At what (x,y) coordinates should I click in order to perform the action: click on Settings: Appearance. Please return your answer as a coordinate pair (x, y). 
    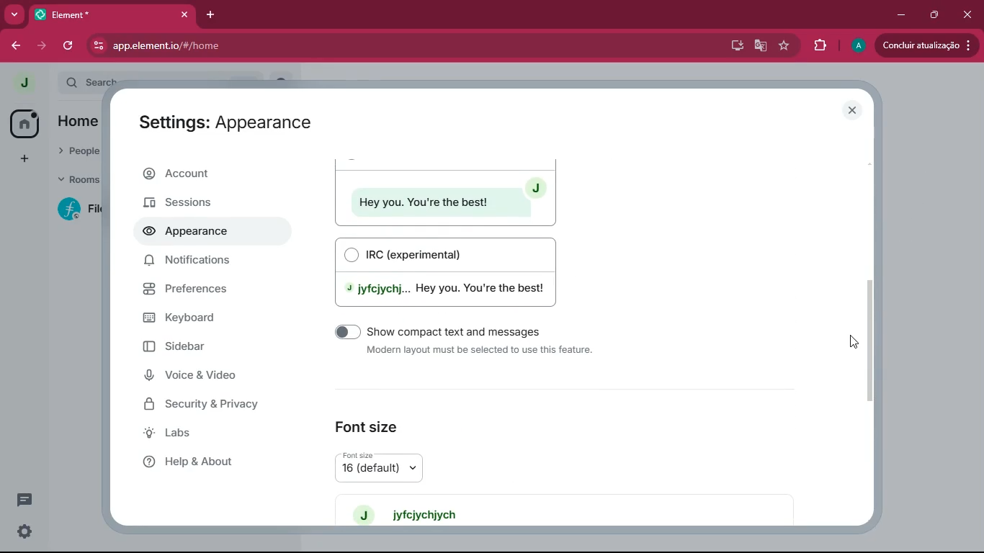
    Looking at the image, I should click on (223, 123).